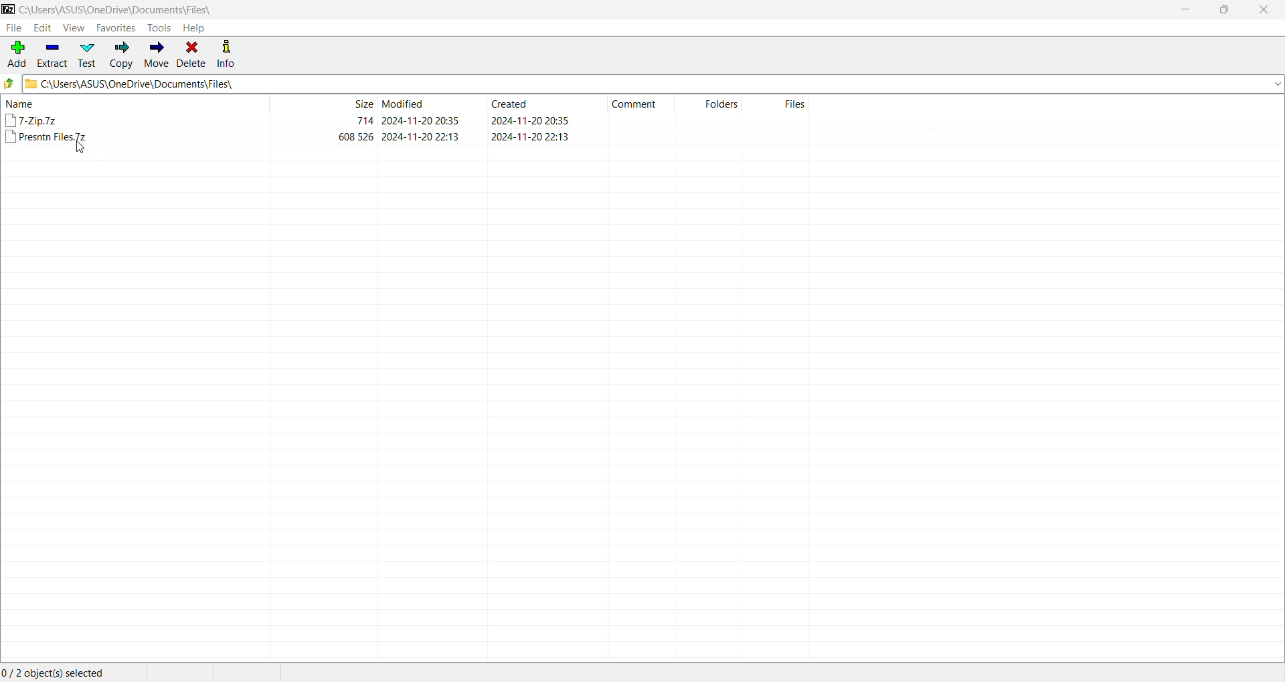  I want to click on Application Logo, so click(8, 9).